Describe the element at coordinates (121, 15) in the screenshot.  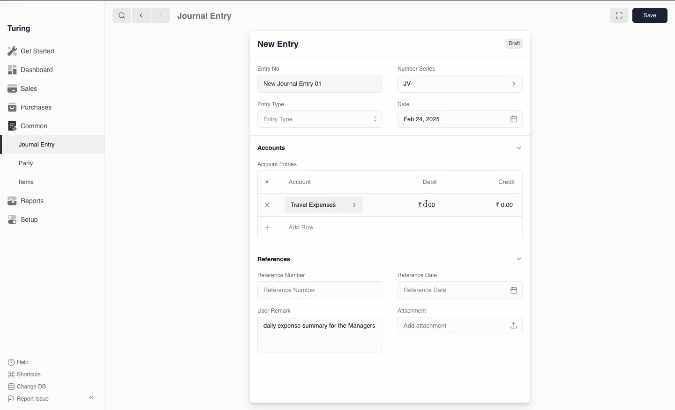
I see `Search` at that location.